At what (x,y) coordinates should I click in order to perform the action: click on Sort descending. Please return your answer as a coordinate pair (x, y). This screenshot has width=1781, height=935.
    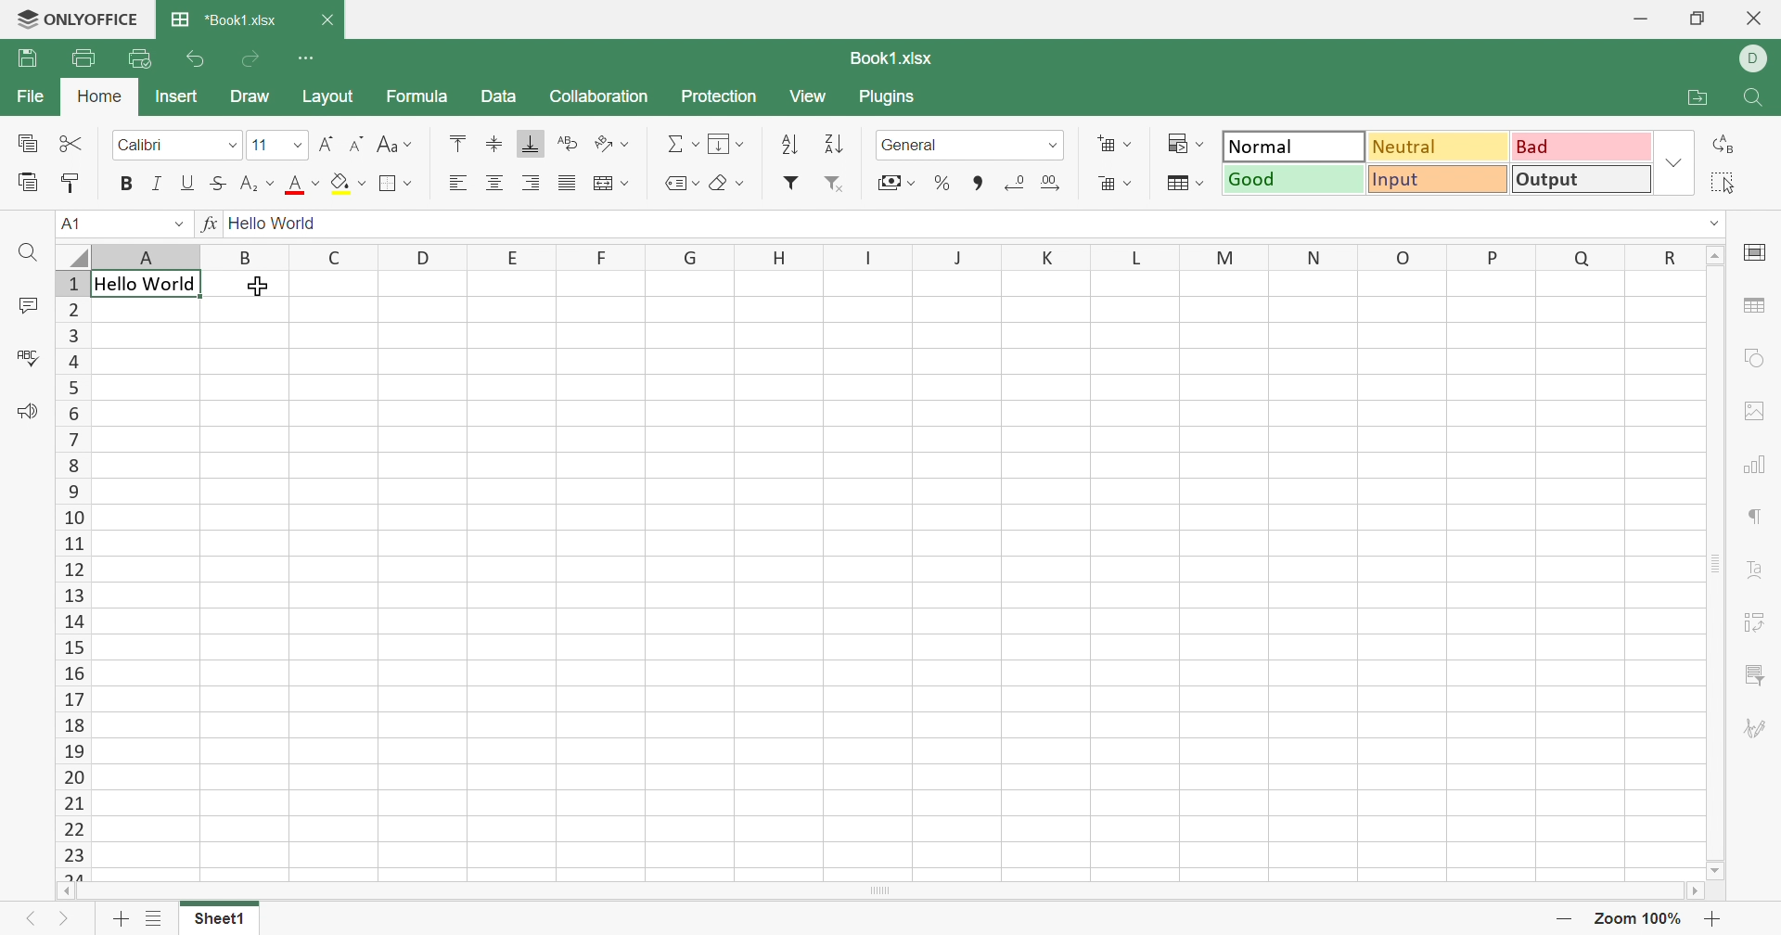
    Looking at the image, I should click on (834, 144).